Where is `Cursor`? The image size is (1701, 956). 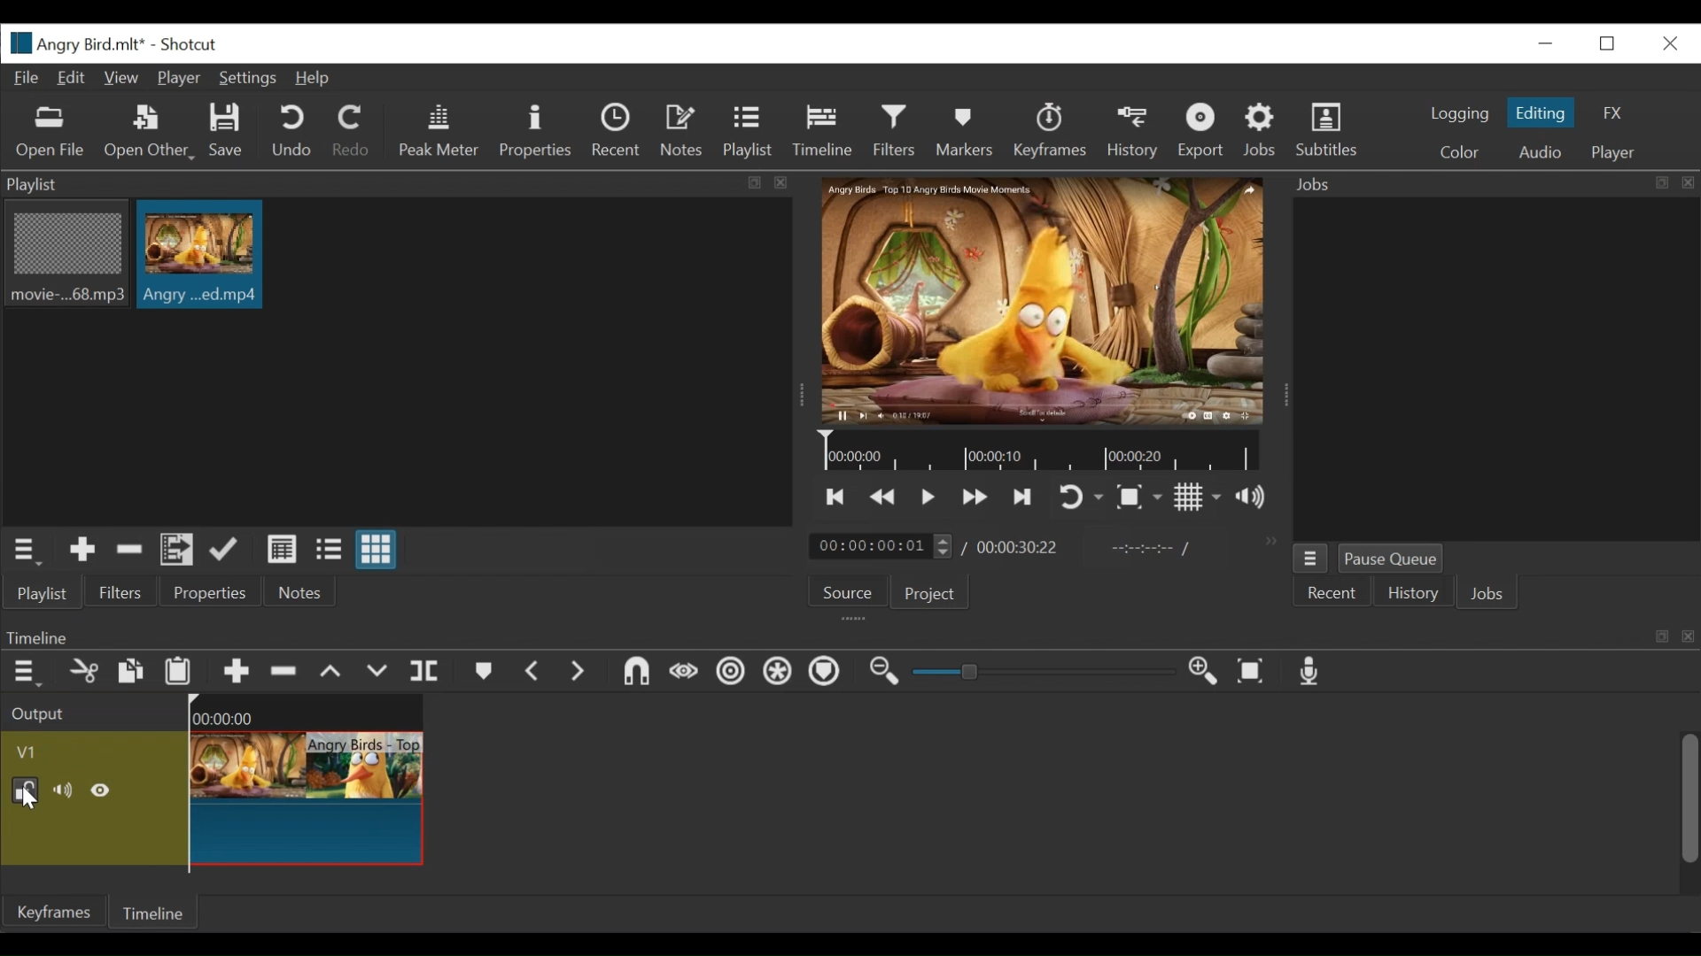 Cursor is located at coordinates (34, 801).